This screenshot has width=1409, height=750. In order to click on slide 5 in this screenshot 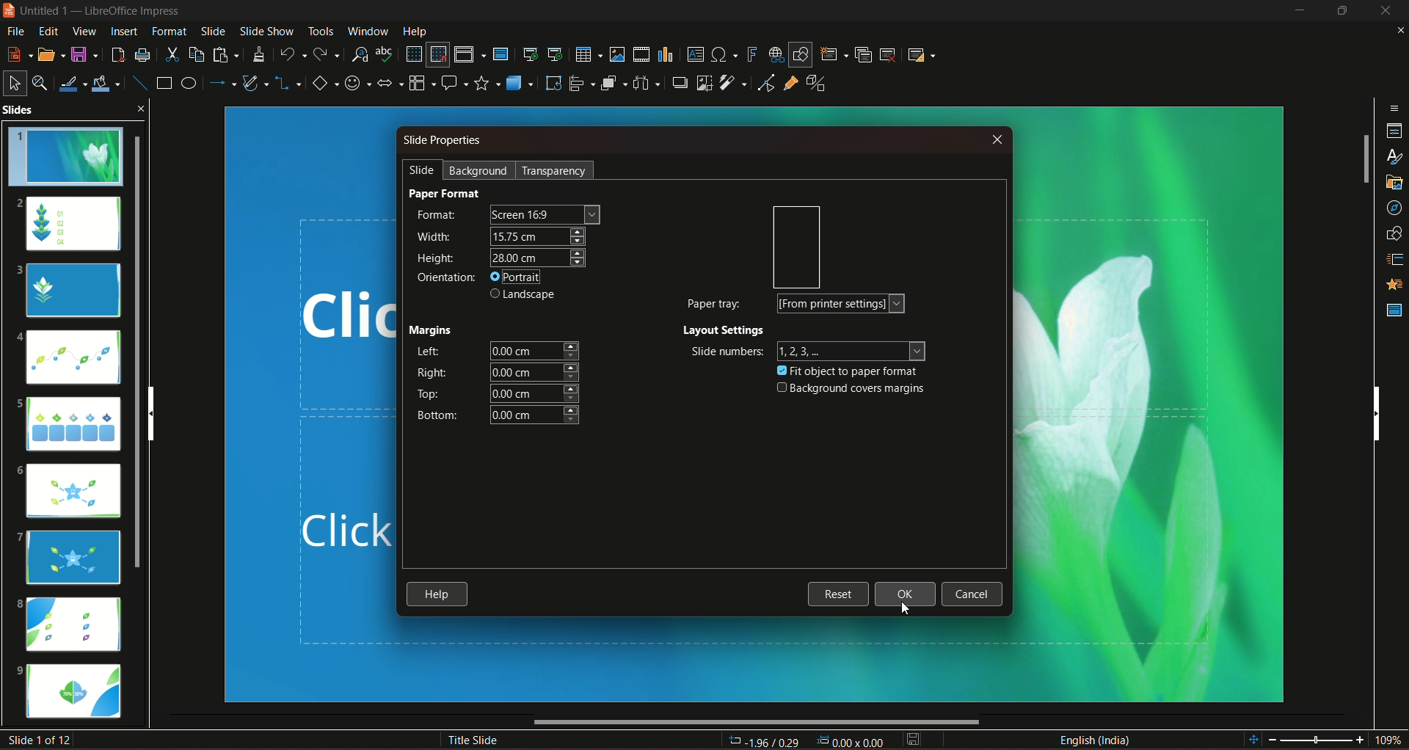, I will do `click(68, 422)`.